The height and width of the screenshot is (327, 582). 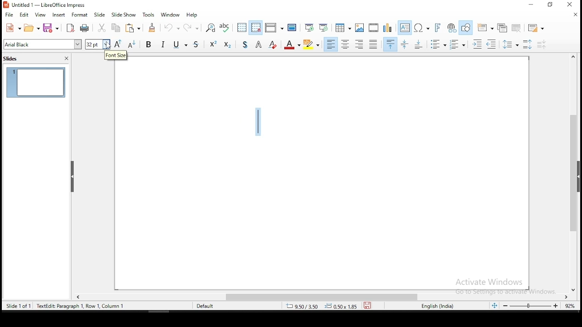 I want to click on Space below paragraph, so click(x=391, y=44).